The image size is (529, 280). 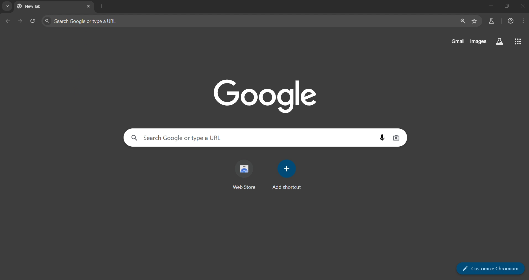 What do you see at coordinates (288, 175) in the screenshot?
I see `add shortcut` at bounding box center [288, 175].